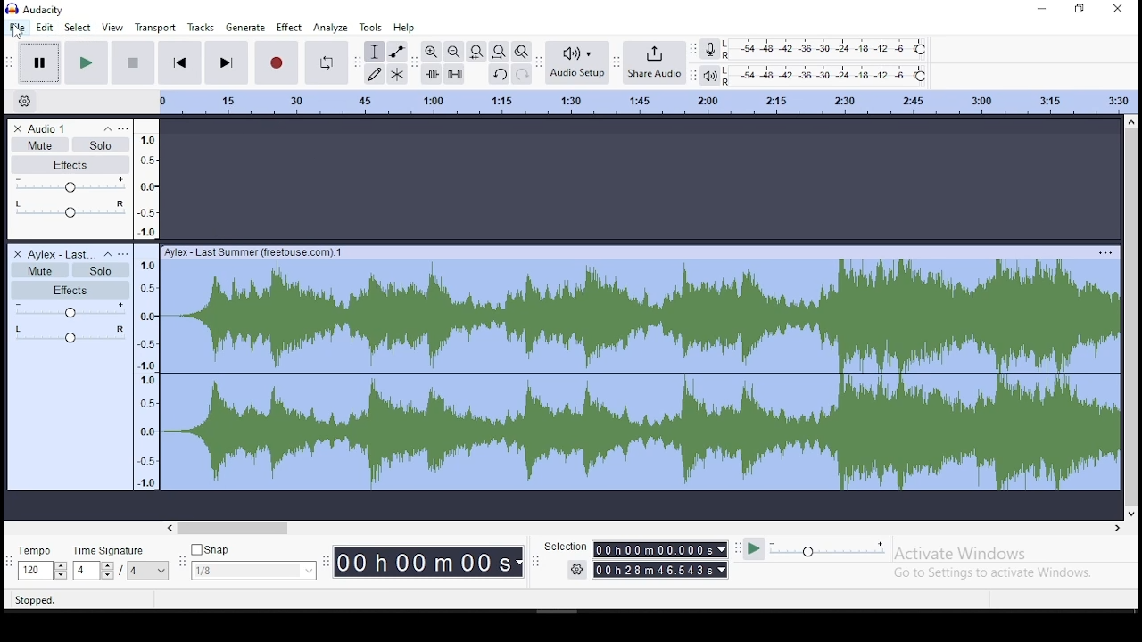 The height and width of the screenshot is (642, 1142). What do you see at coordinates (35, 601) in the screenshot?
I see `Stopped` at bounding box center [35, 601].